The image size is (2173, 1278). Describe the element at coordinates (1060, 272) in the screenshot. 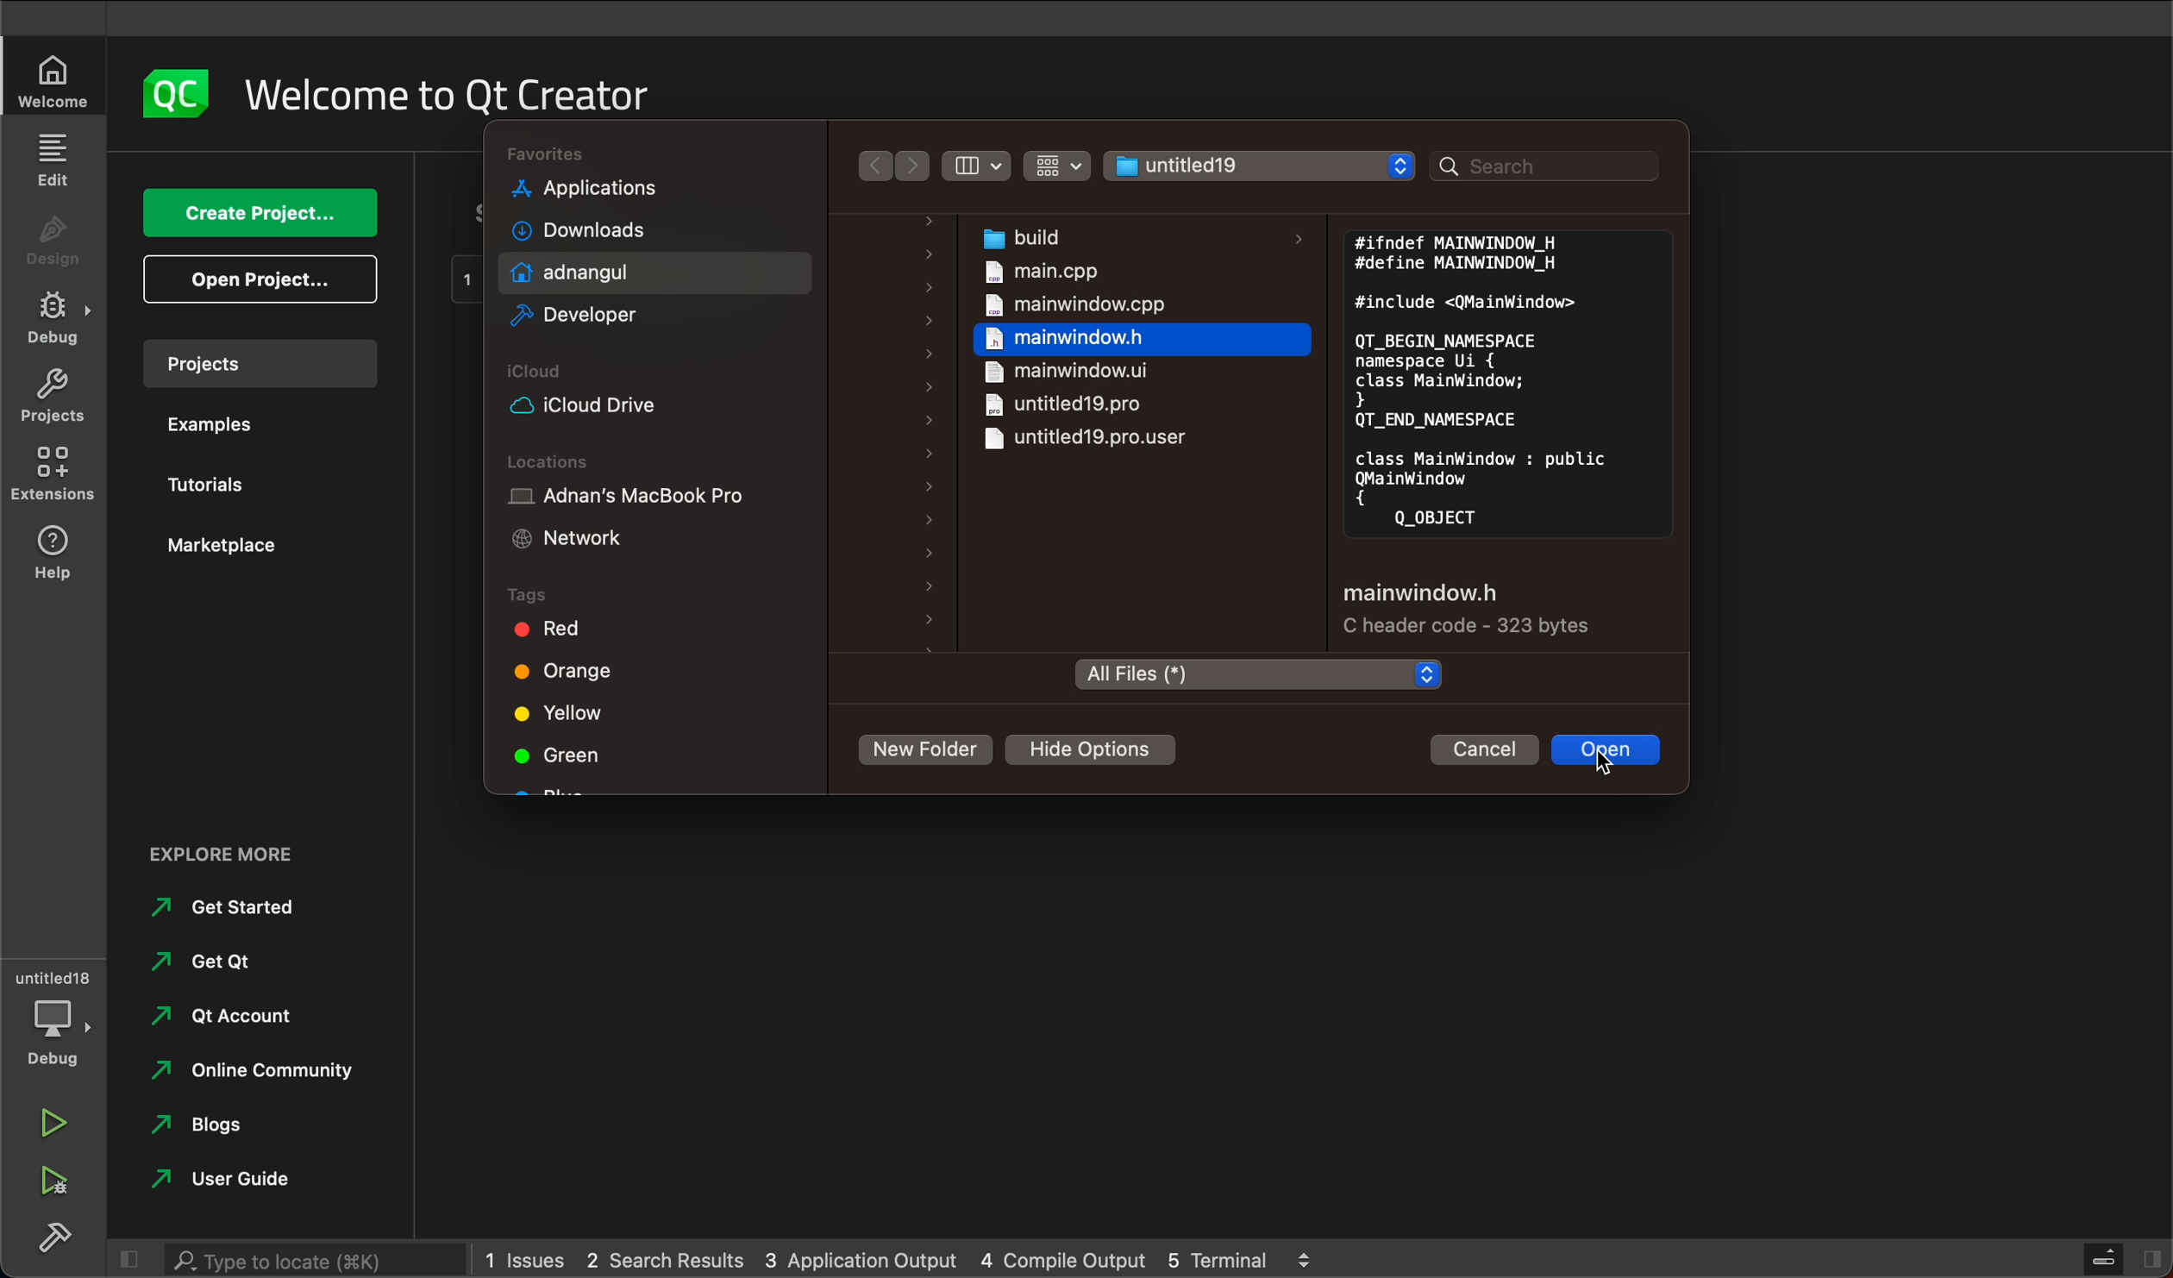

I see `main.cpp` at that location.